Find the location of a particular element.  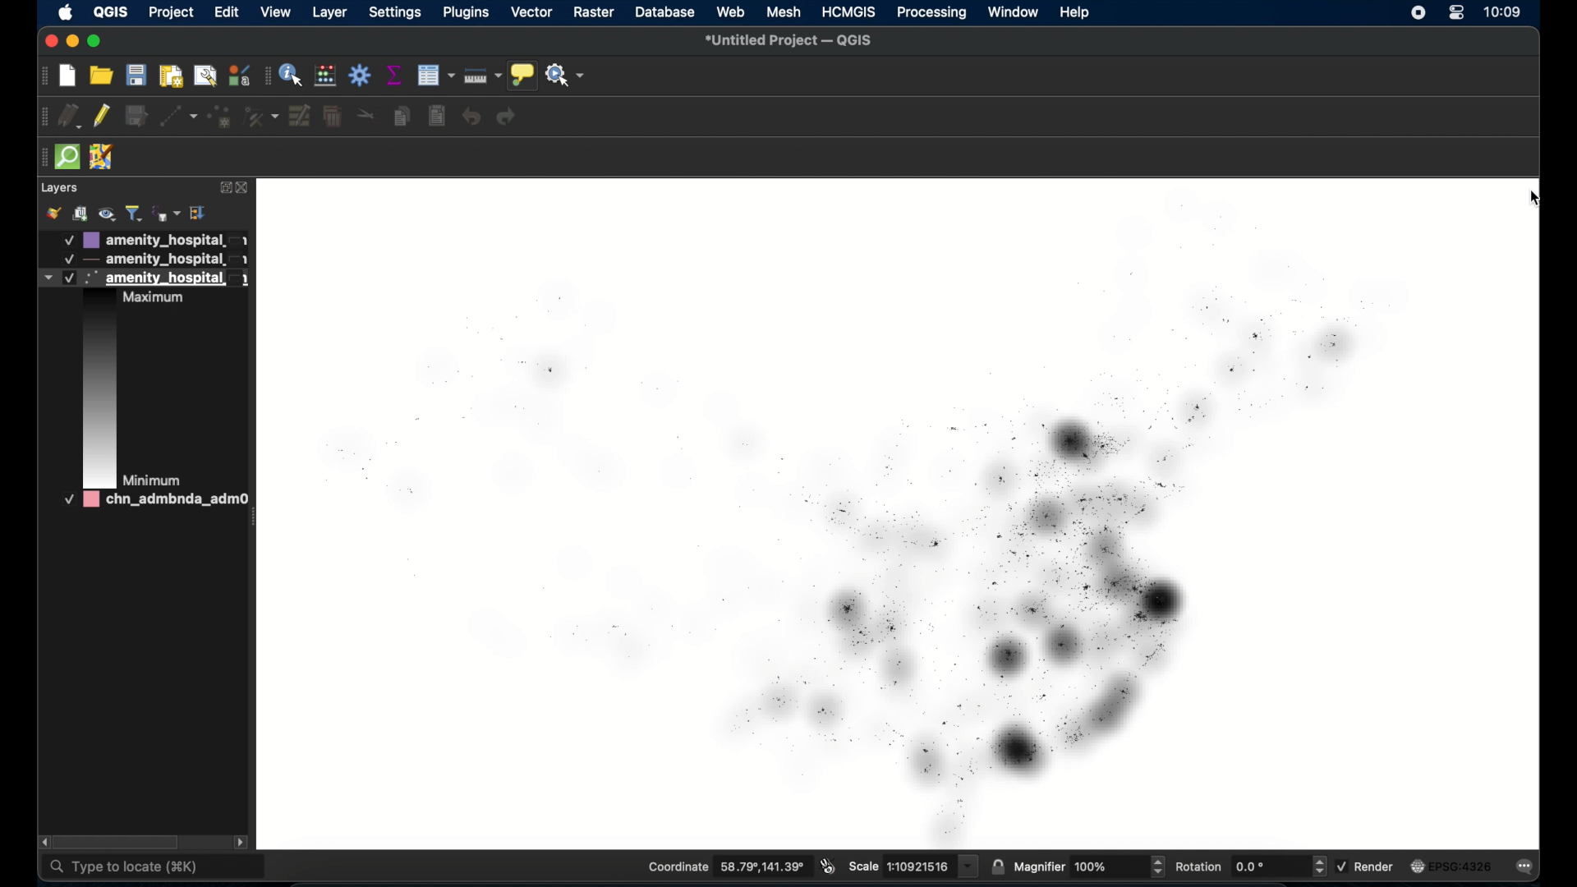

layer 2 is located at coordinates (153, 260).